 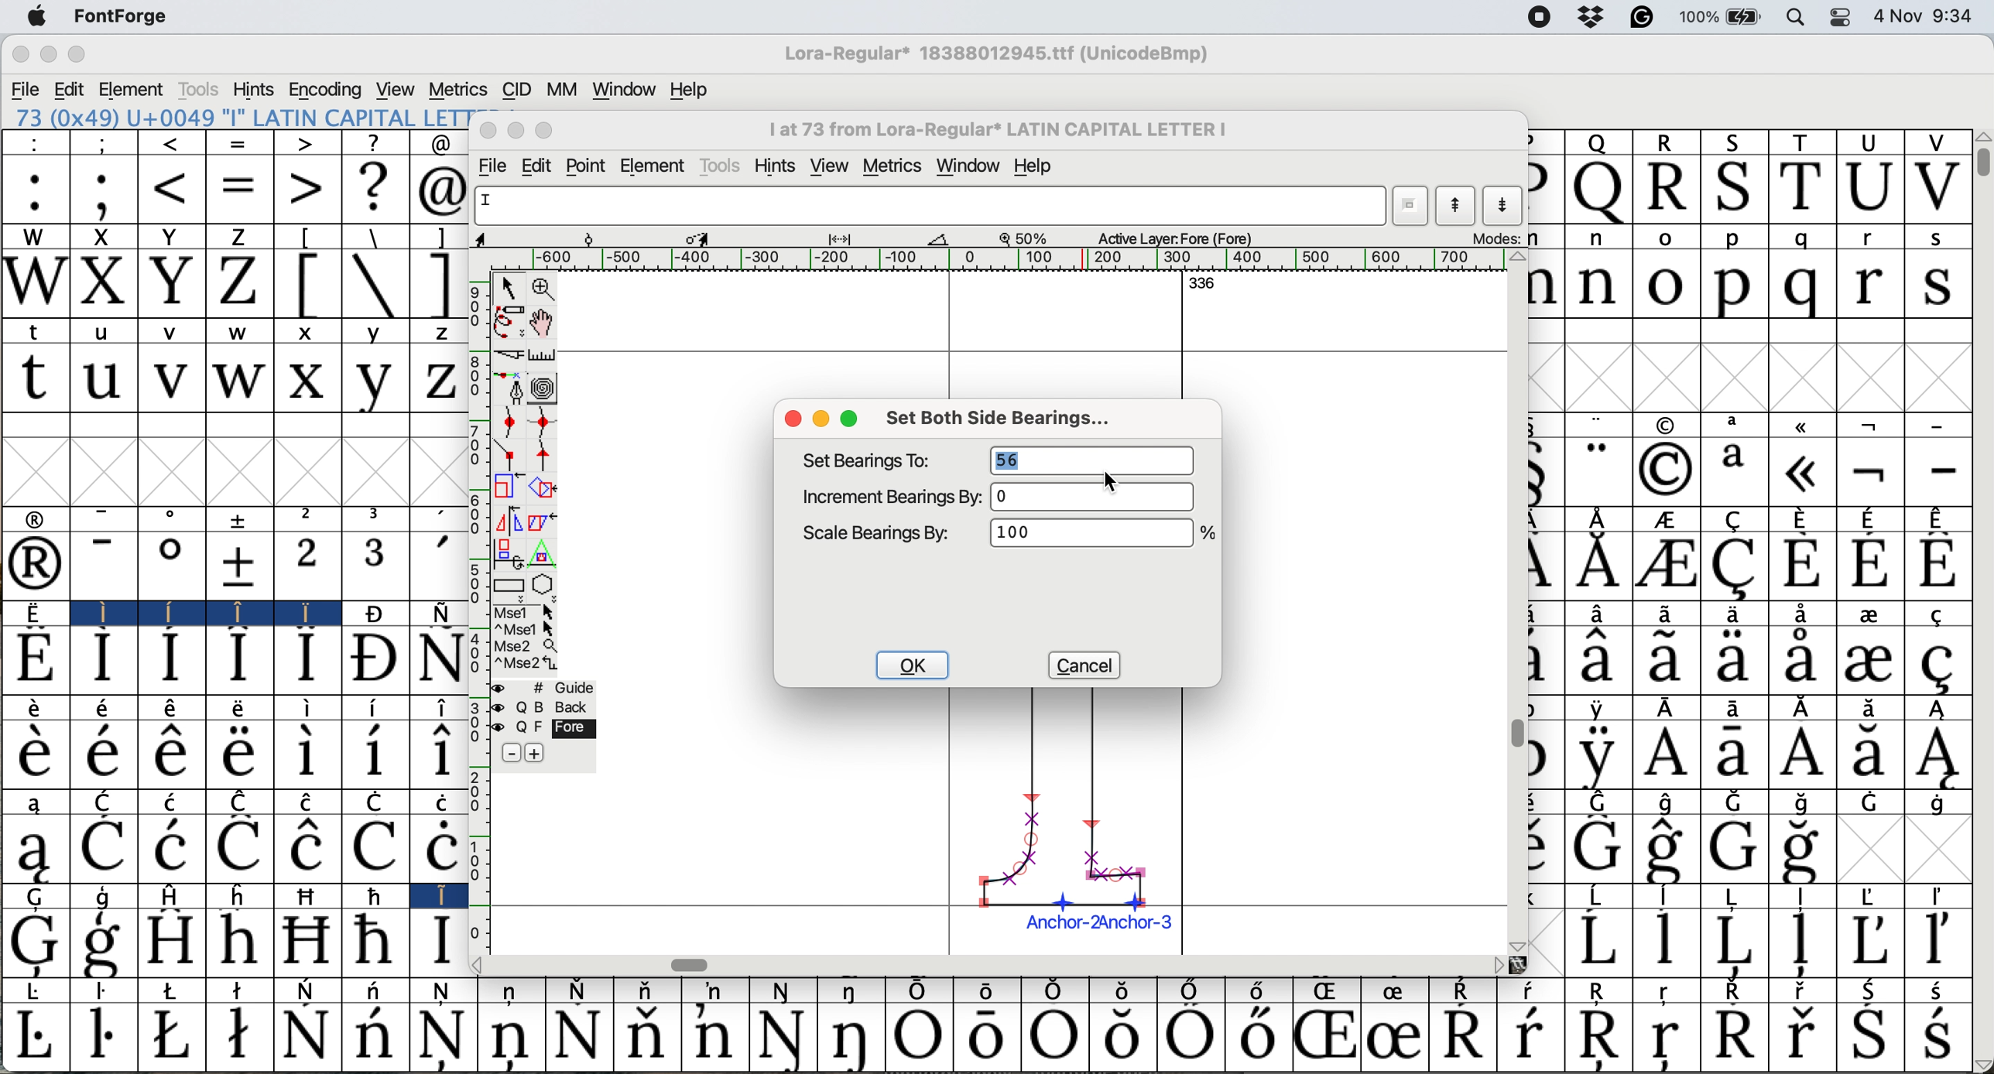 What do you see at coordinates (1595, 755) in the screenshot?
I see `Symbol` at bounding box center [1595, 755].